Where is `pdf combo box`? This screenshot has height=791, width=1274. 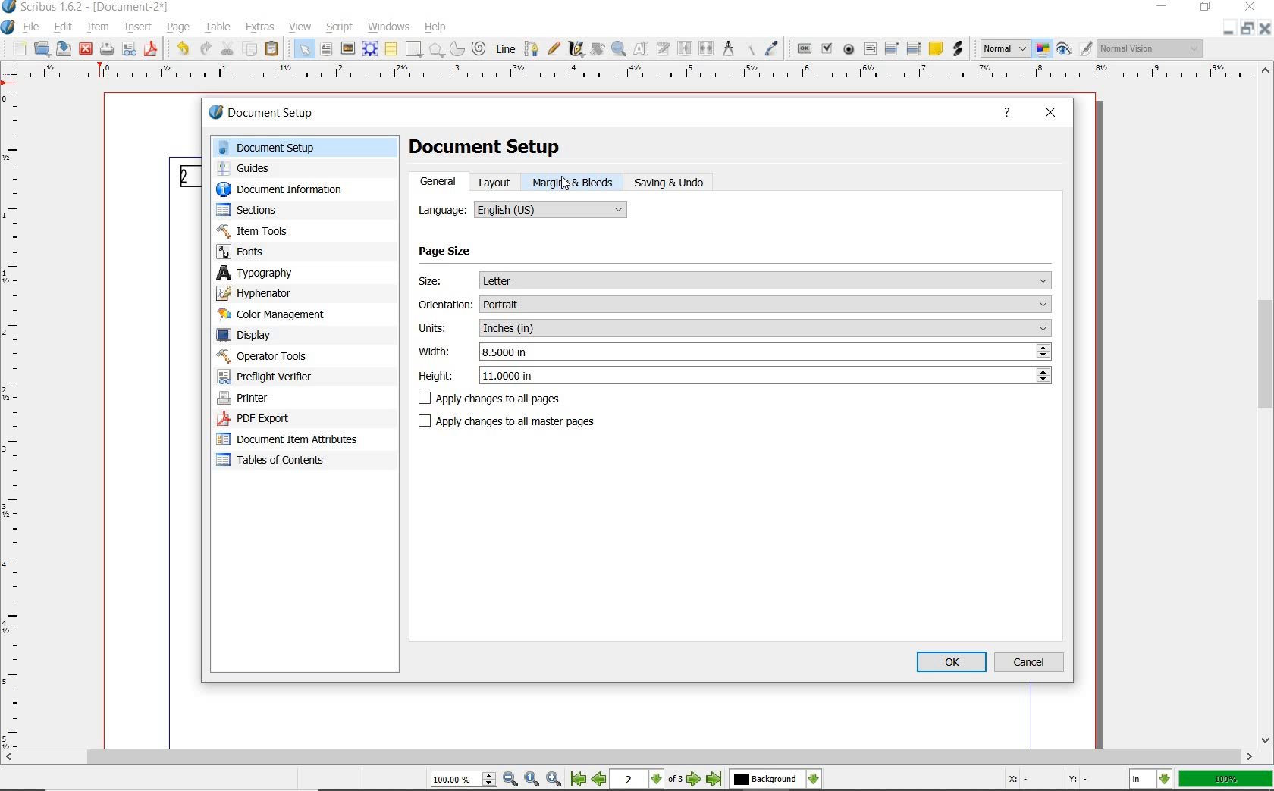
pdf combo box is located at coordinates (893, 50).